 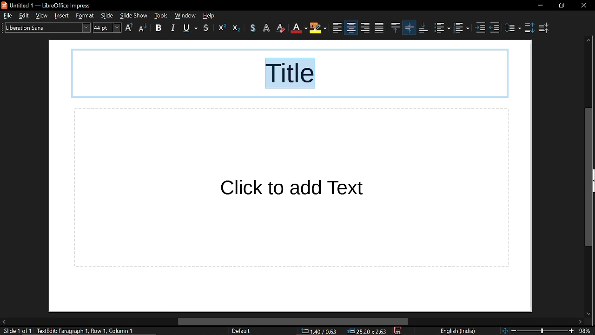 What do you see at coordinates (16, 331) in the screenshot?
I see `slide 1 of 1` at bounding box center [16, 331].